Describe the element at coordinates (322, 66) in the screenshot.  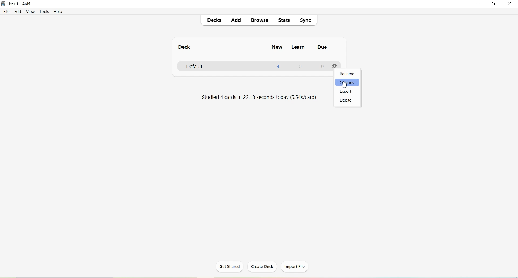
I see `0` at that location.